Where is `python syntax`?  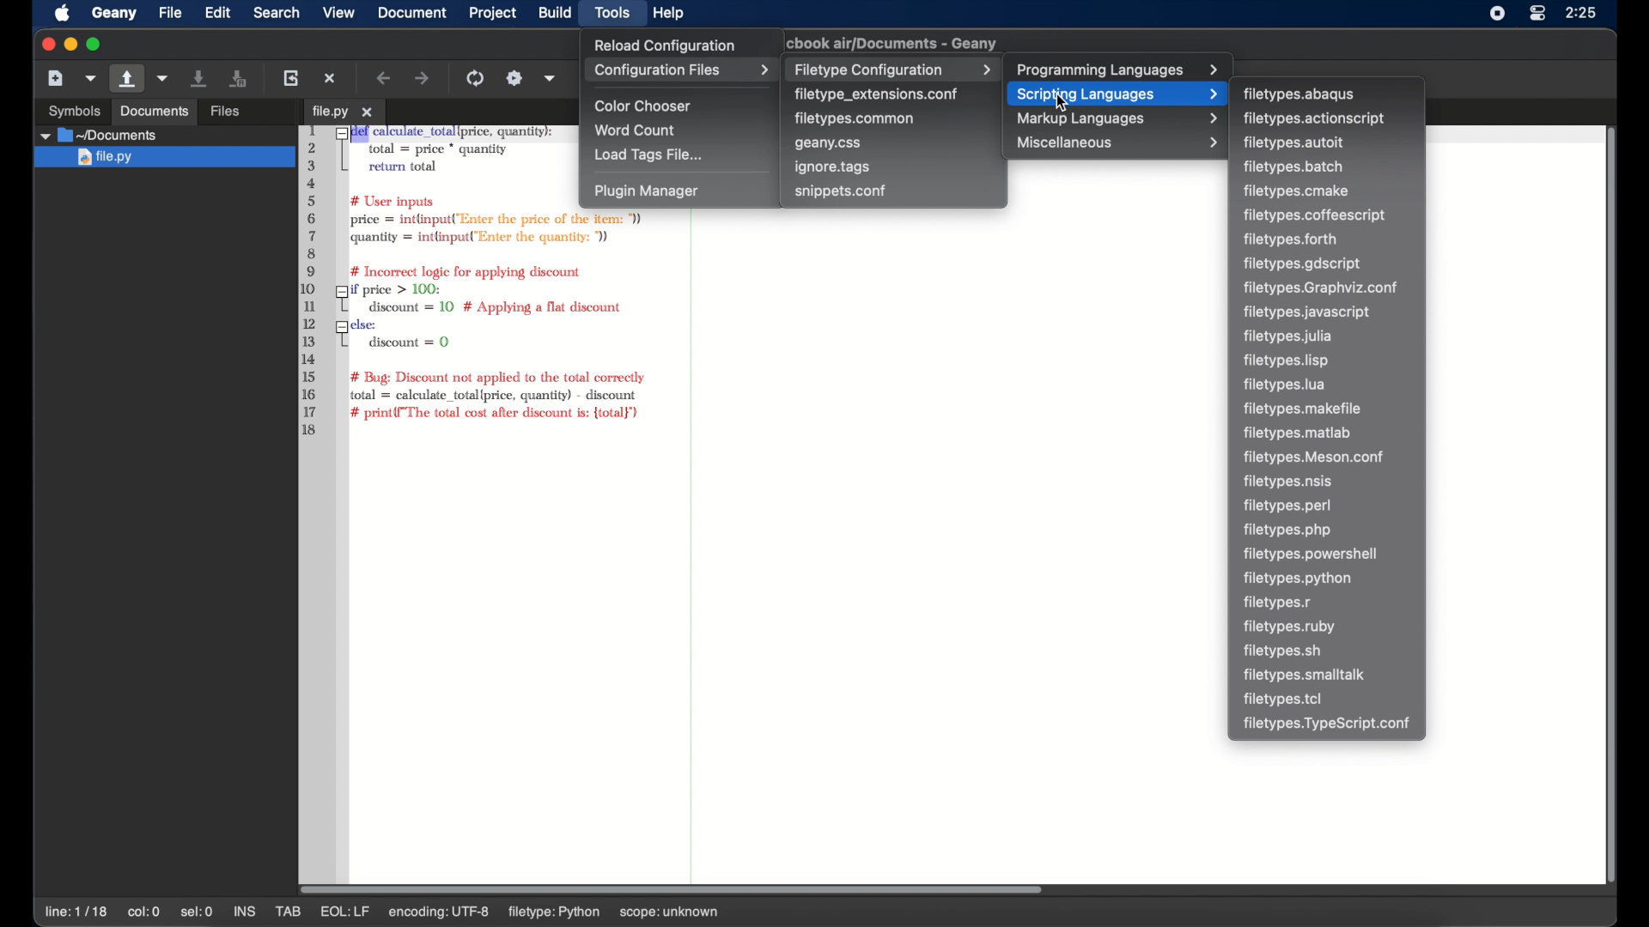
python syntax is located at coordinates (432, 282).